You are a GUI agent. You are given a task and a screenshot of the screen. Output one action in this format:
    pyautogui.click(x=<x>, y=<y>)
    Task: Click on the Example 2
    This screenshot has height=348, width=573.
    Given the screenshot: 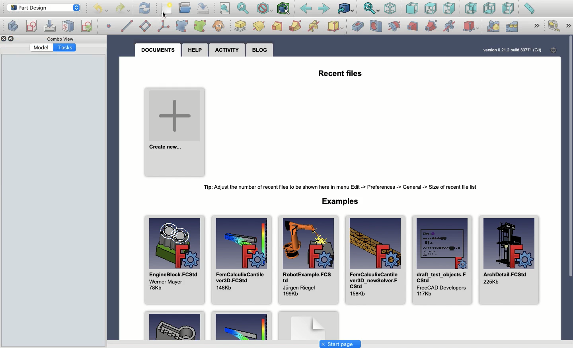 What is the action you would take?
    pyautogui.click(x=242, y=325)
    